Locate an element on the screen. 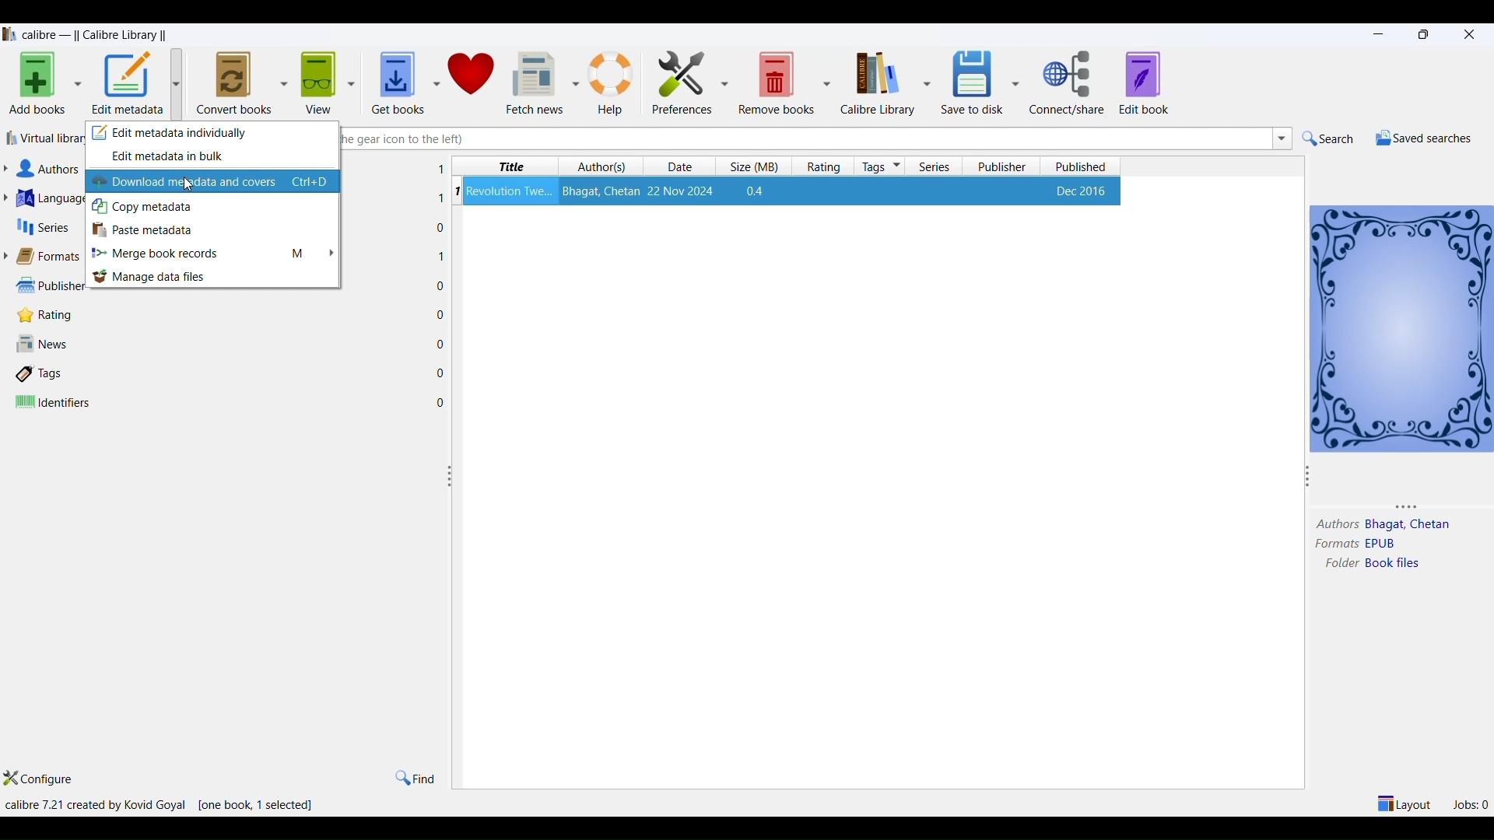  1 is located at coordinates (442, 257).